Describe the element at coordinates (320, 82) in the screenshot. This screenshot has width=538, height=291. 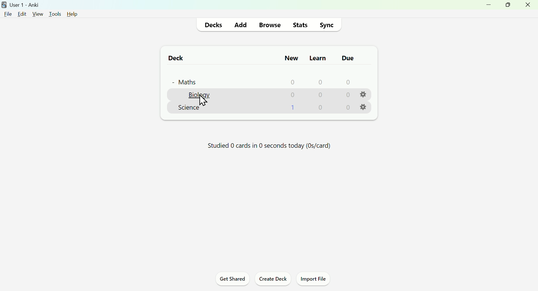
I see `0` at that location.